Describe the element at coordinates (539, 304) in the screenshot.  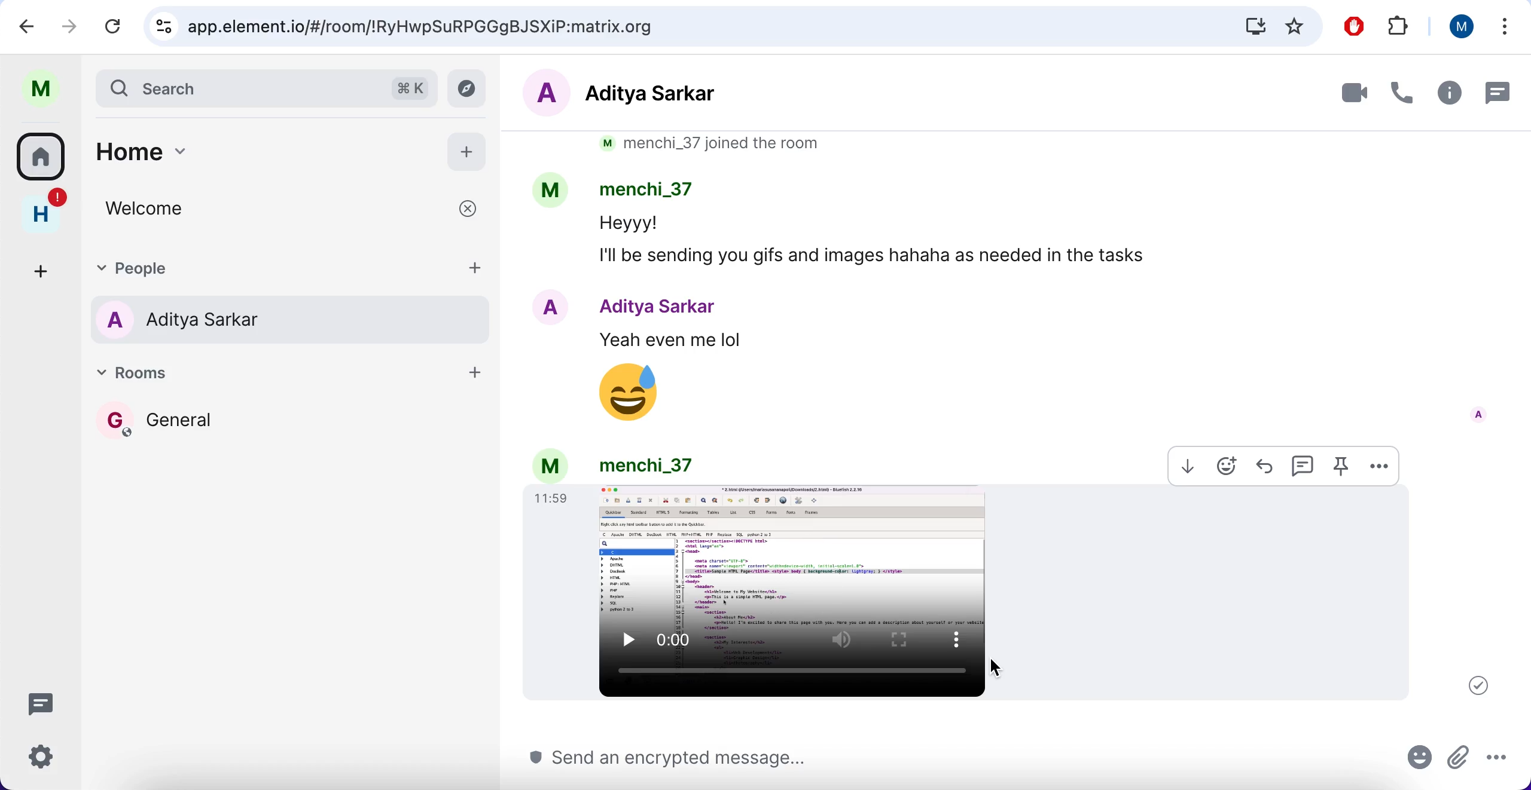
I see `A` at that location.